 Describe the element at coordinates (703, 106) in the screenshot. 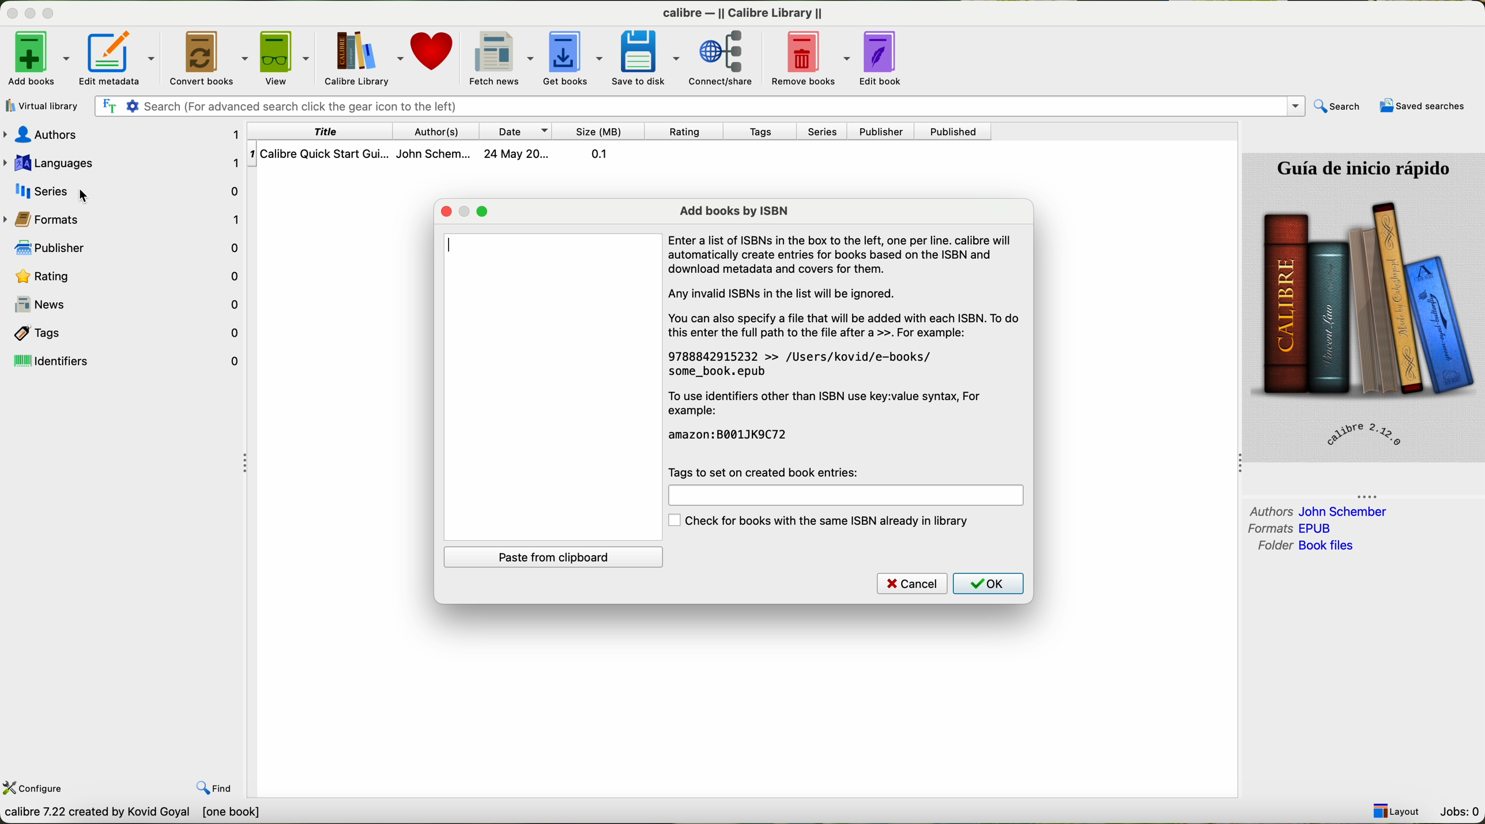

I see `searrch bar` at that location.